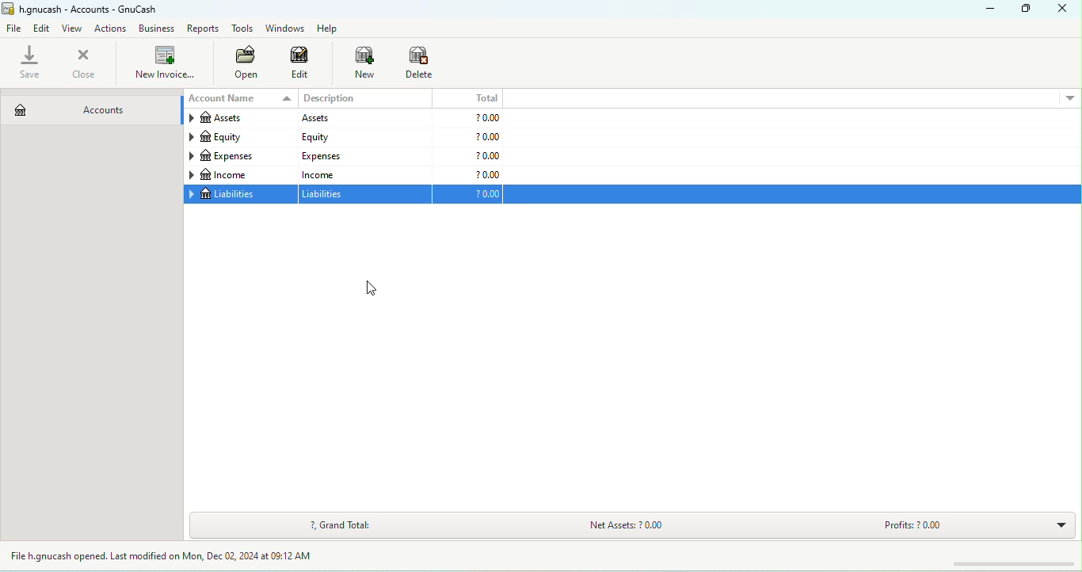 The width and height of the screenshot is (1082, 572). I want to click on ?0.00, so click(759, 195).